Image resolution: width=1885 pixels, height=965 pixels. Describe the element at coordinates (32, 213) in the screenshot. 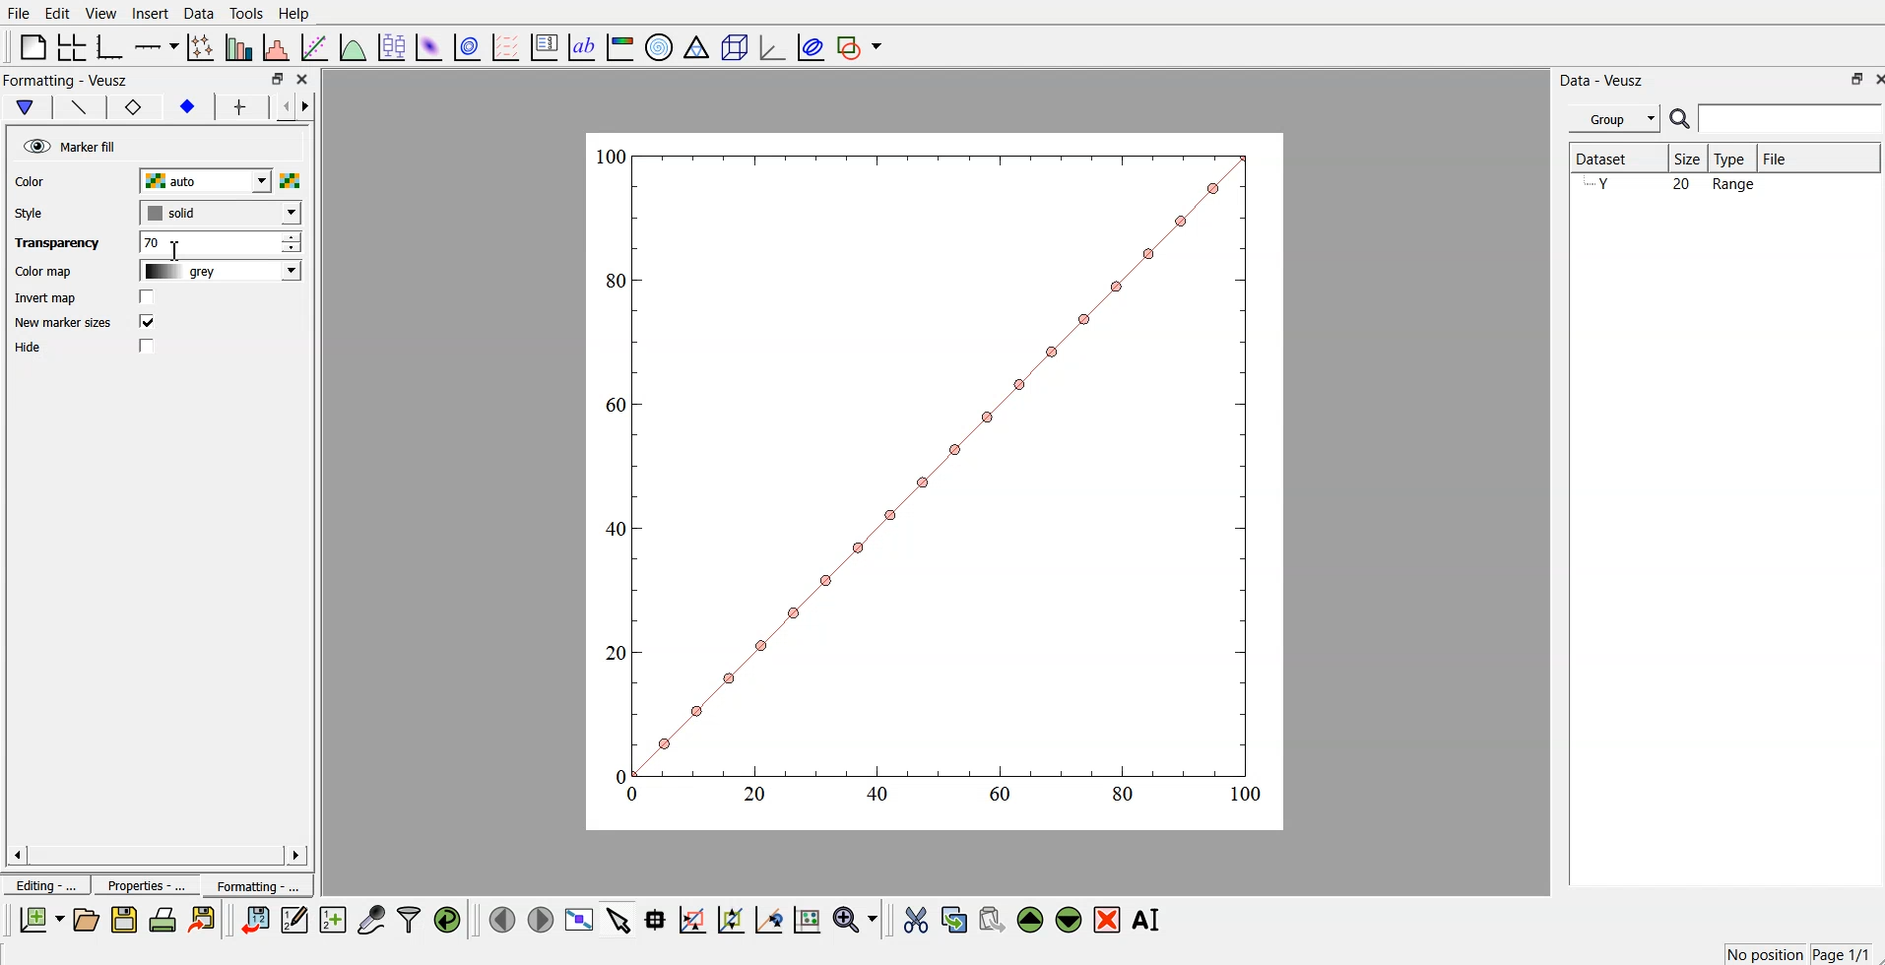

I see `| Style` at that location.